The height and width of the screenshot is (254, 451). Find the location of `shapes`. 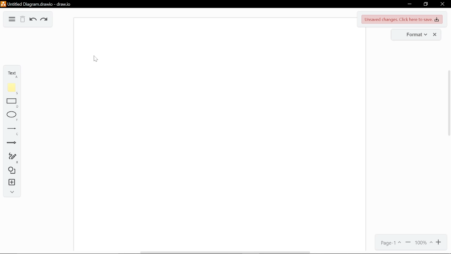

shapes is located at coordinates (10, 170).